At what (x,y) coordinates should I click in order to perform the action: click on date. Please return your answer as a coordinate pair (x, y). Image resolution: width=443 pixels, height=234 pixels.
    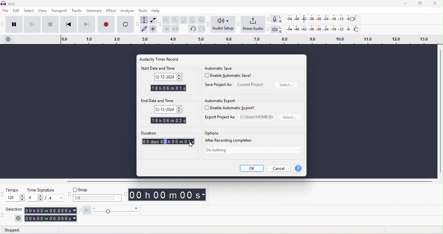
    Looking at the image, I should click on (169, 77).